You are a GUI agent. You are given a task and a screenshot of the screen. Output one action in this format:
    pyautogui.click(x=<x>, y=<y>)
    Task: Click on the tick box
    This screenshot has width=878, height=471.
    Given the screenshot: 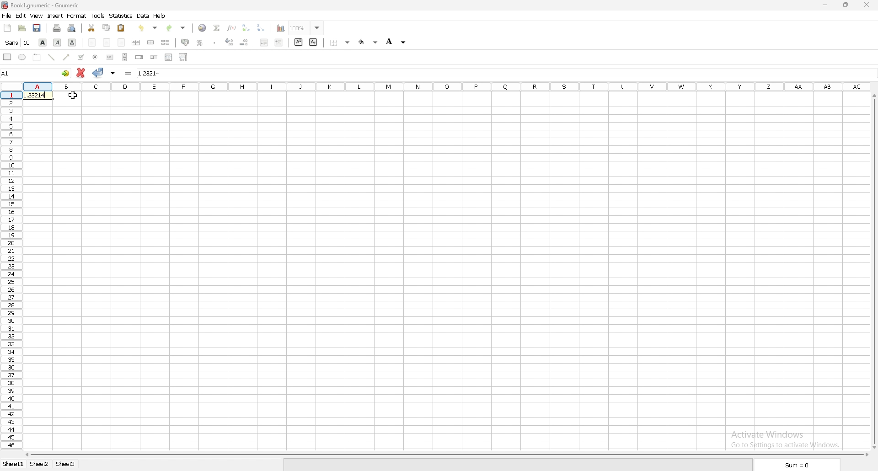 What is the action you would take?
    pyautogui.click(x=80, y=57)
    